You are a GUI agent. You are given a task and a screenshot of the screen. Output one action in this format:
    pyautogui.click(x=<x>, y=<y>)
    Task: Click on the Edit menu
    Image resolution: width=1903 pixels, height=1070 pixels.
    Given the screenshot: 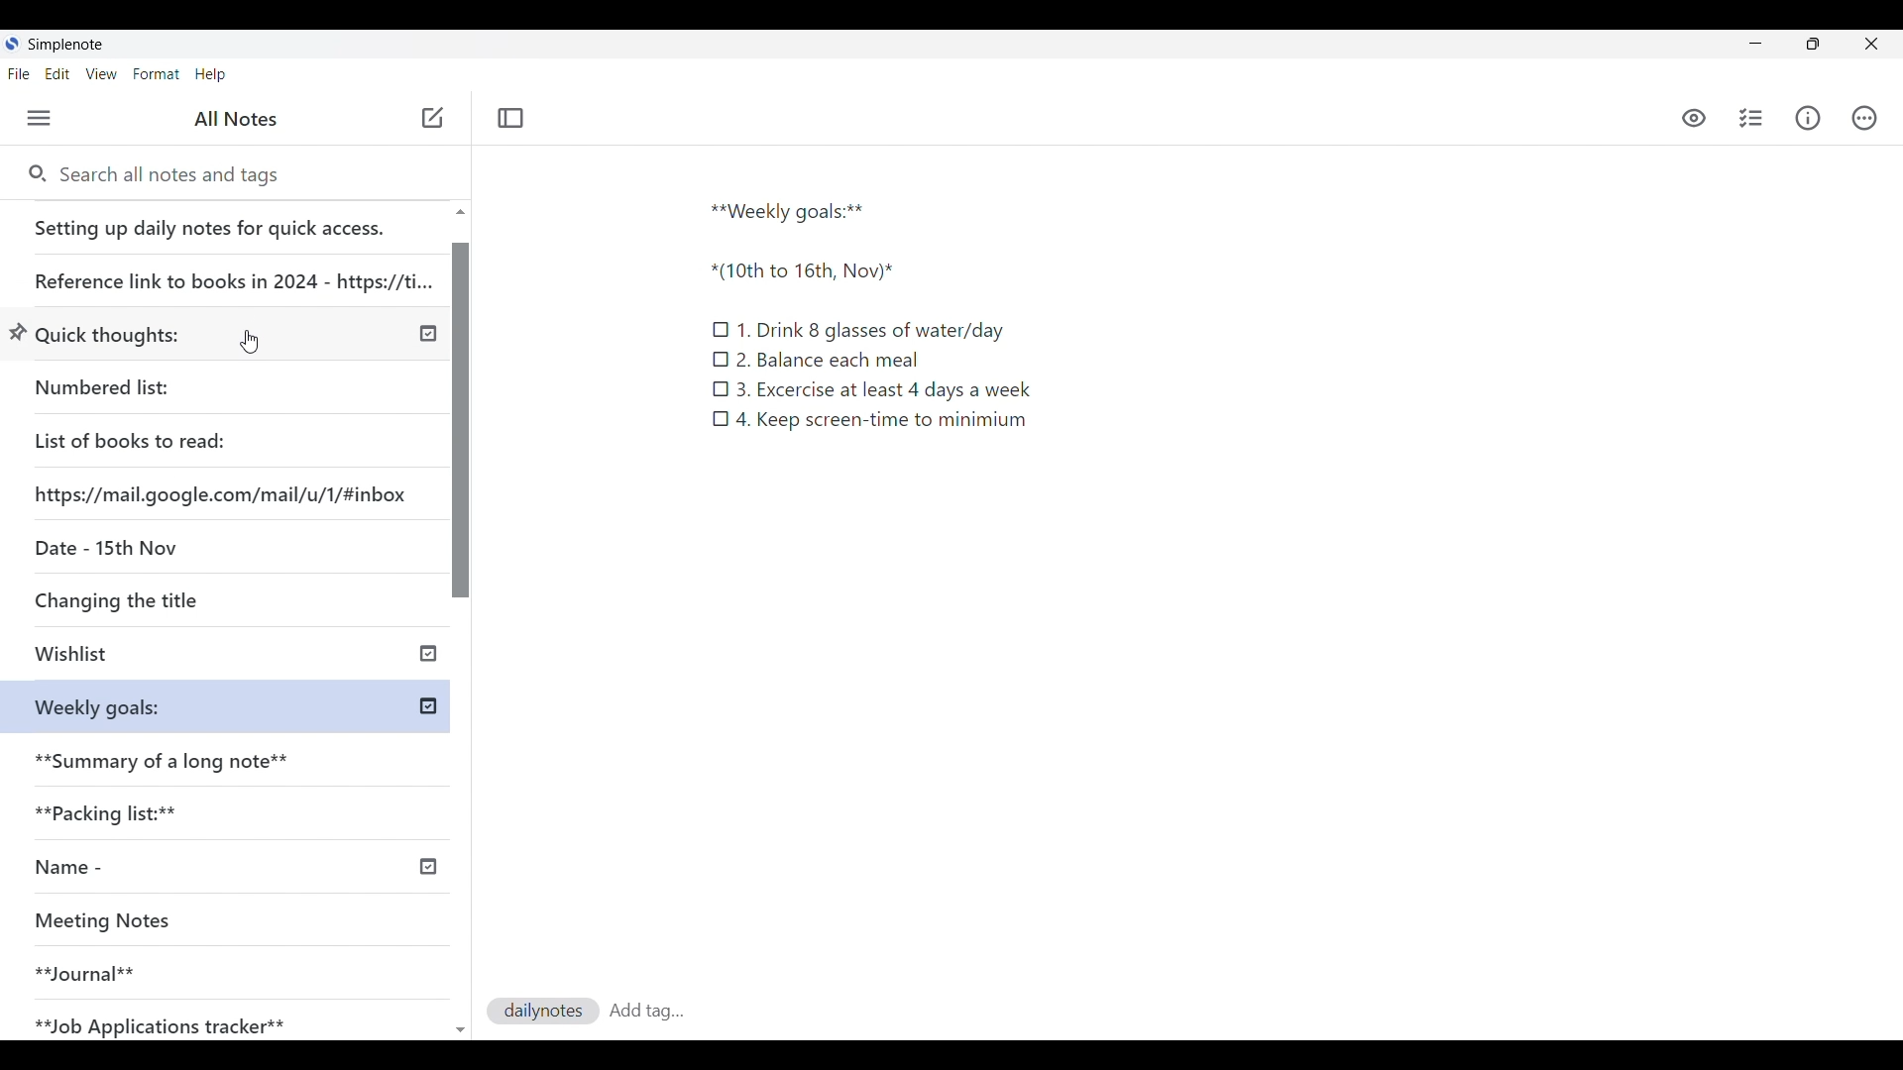 What is the action you would take?
    pyautogui.click(x=57, y=74)
    